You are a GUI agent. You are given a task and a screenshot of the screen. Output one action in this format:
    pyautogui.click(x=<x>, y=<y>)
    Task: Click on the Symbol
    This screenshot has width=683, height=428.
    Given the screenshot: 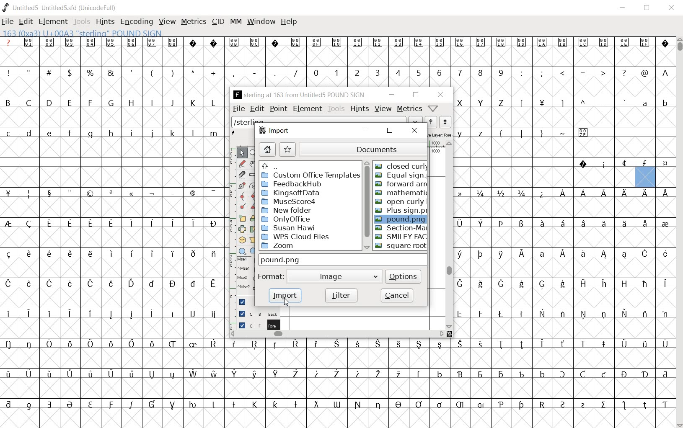 What is the action you would take?
    pyautogui.click(x=564, y=345)
    